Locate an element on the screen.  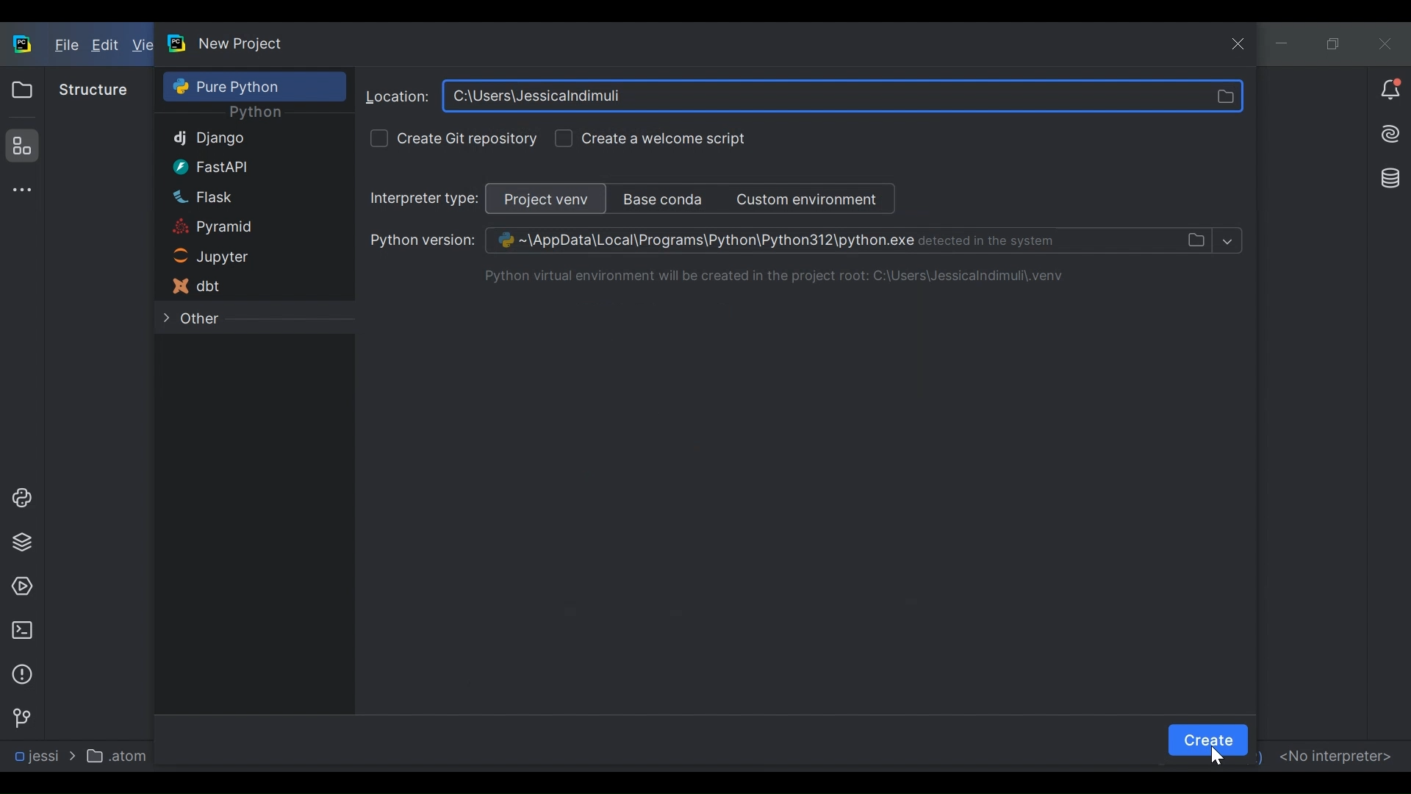
Python is located at coordinates (255, 113).